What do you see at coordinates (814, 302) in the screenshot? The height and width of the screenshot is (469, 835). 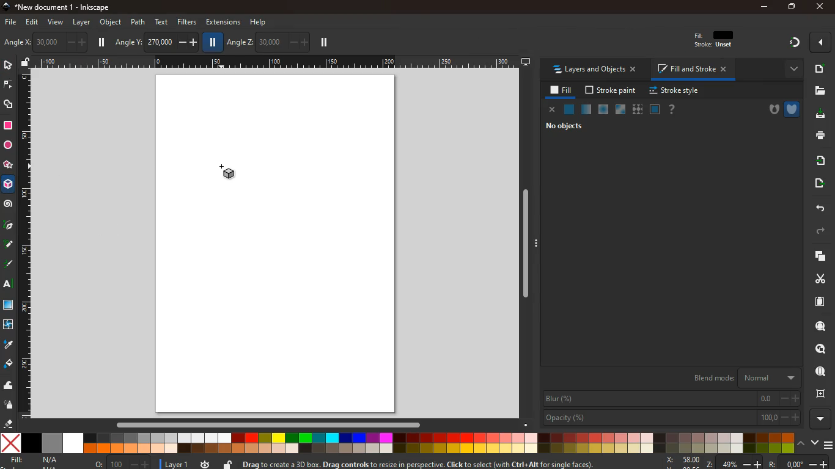 I see `paper` at bounding box center [814, 302].